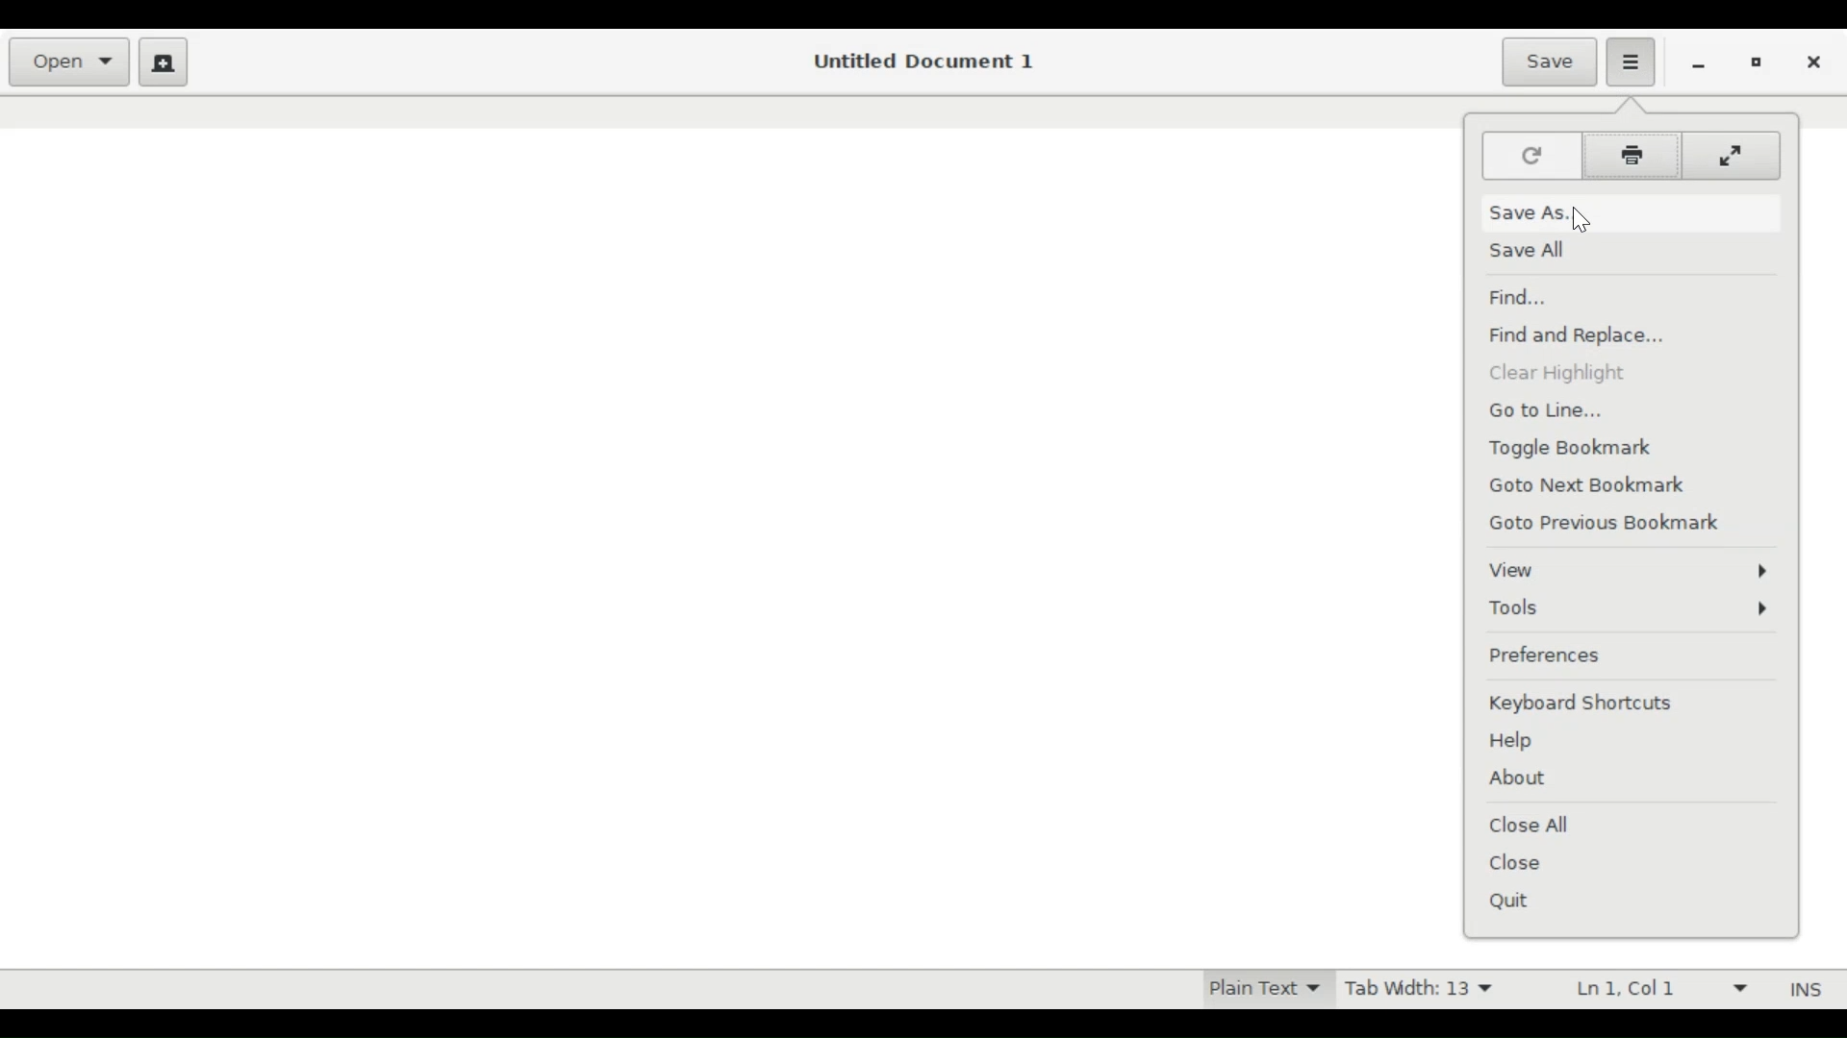  I want to click on View, so click(1627, 572).